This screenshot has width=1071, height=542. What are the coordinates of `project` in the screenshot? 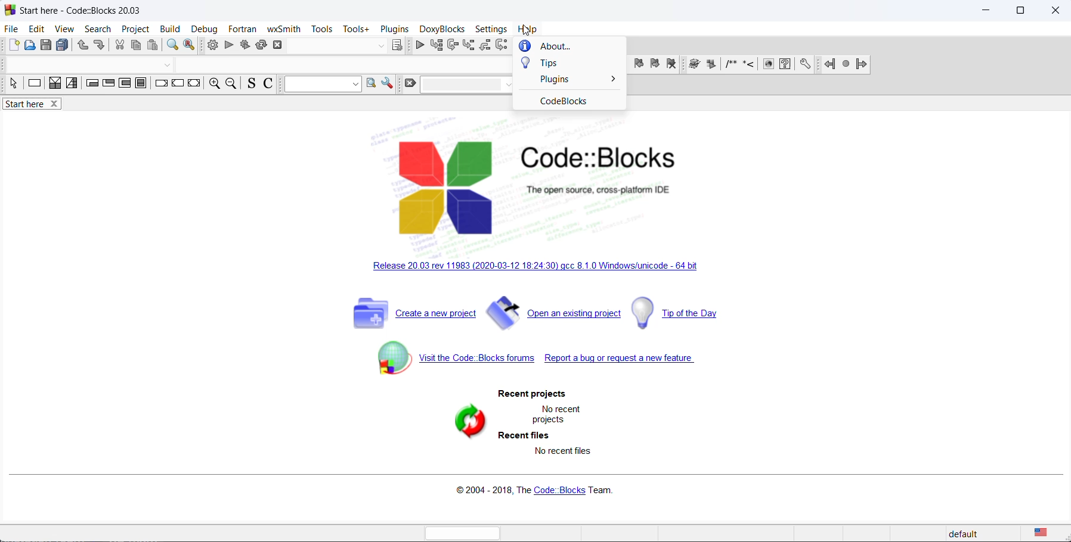 It's located at (135, 29).